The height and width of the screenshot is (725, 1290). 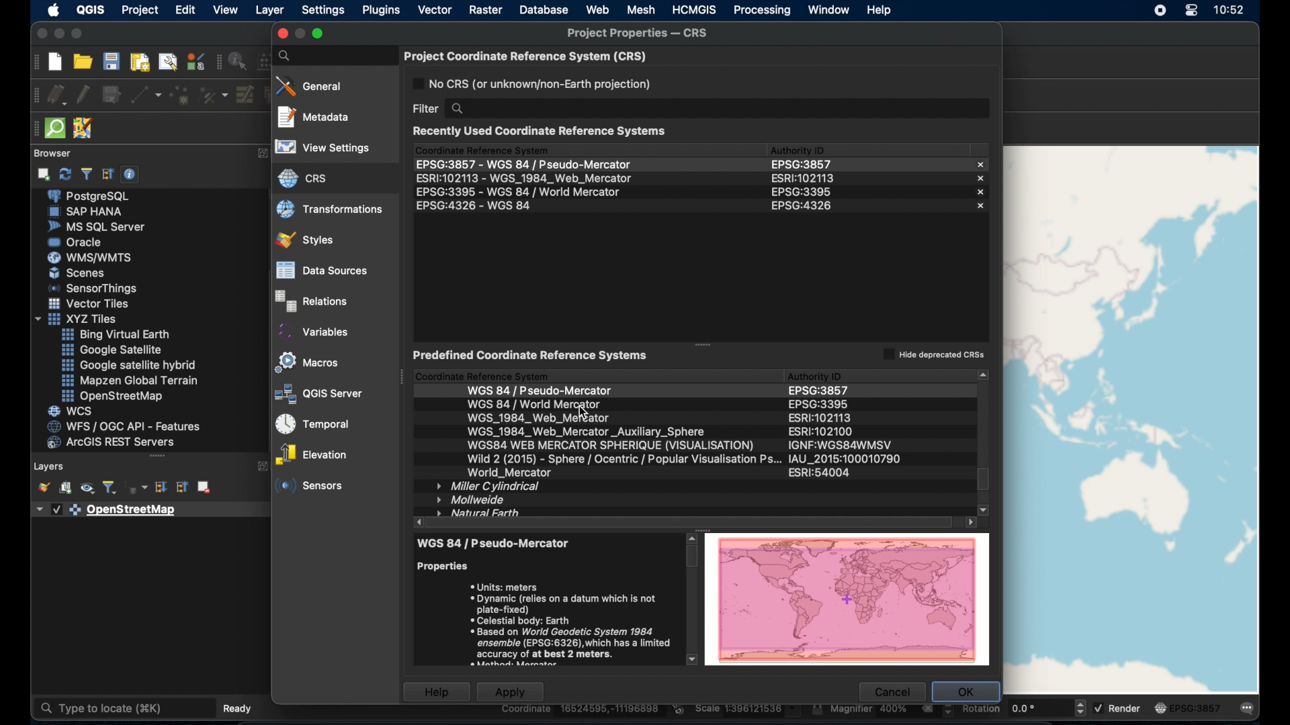 What do you see at coordinates (828, 10) in the screenshot?
I see `window` at bounding box center [828, 10].